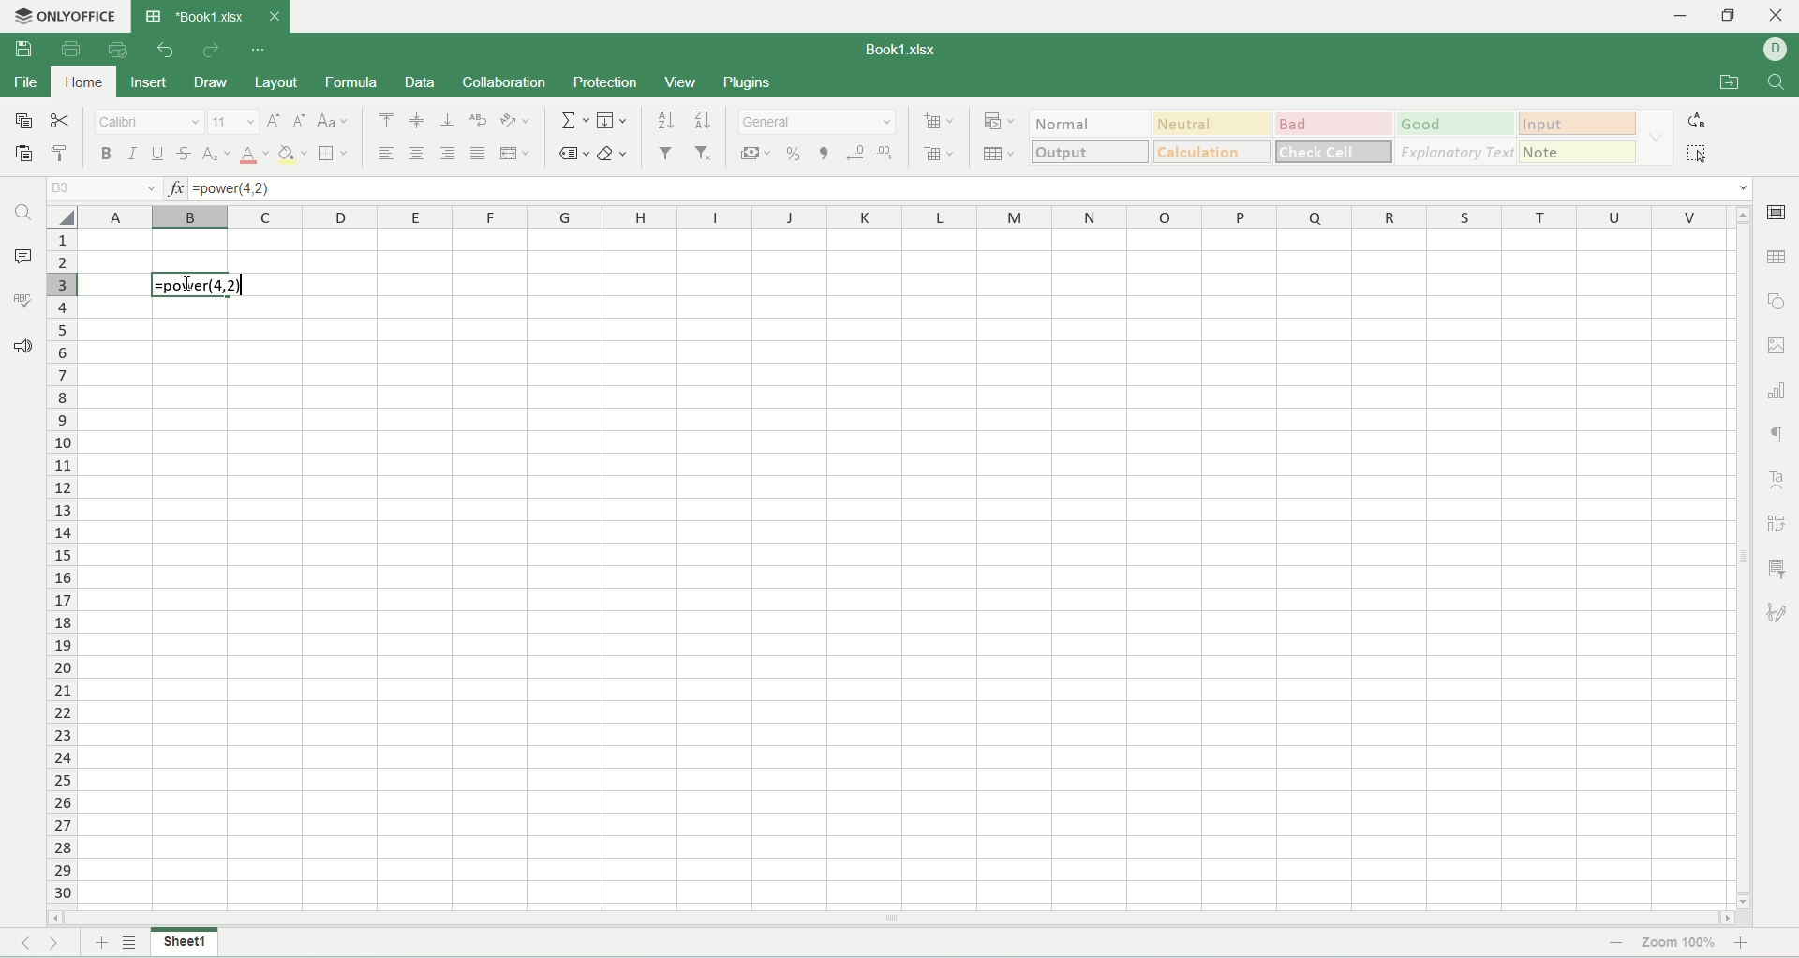  I want to click on save, so click(22, 50).